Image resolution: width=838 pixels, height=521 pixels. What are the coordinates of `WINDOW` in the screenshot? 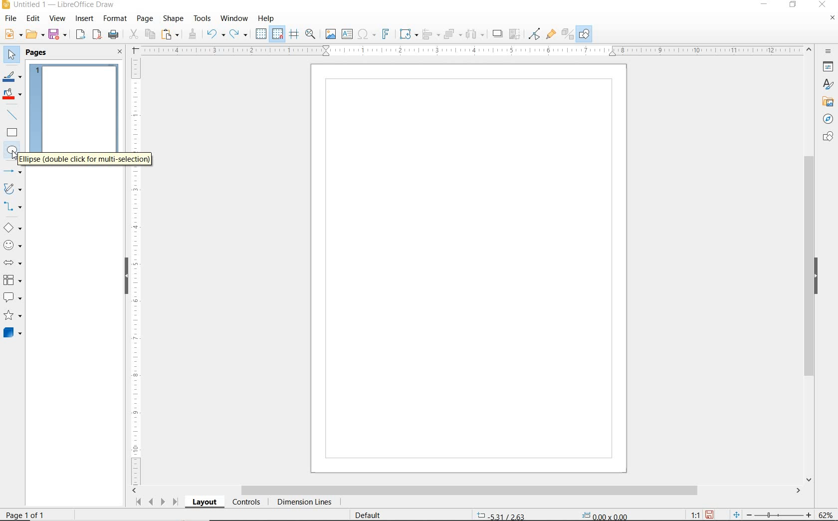 It's located at (234, 18).